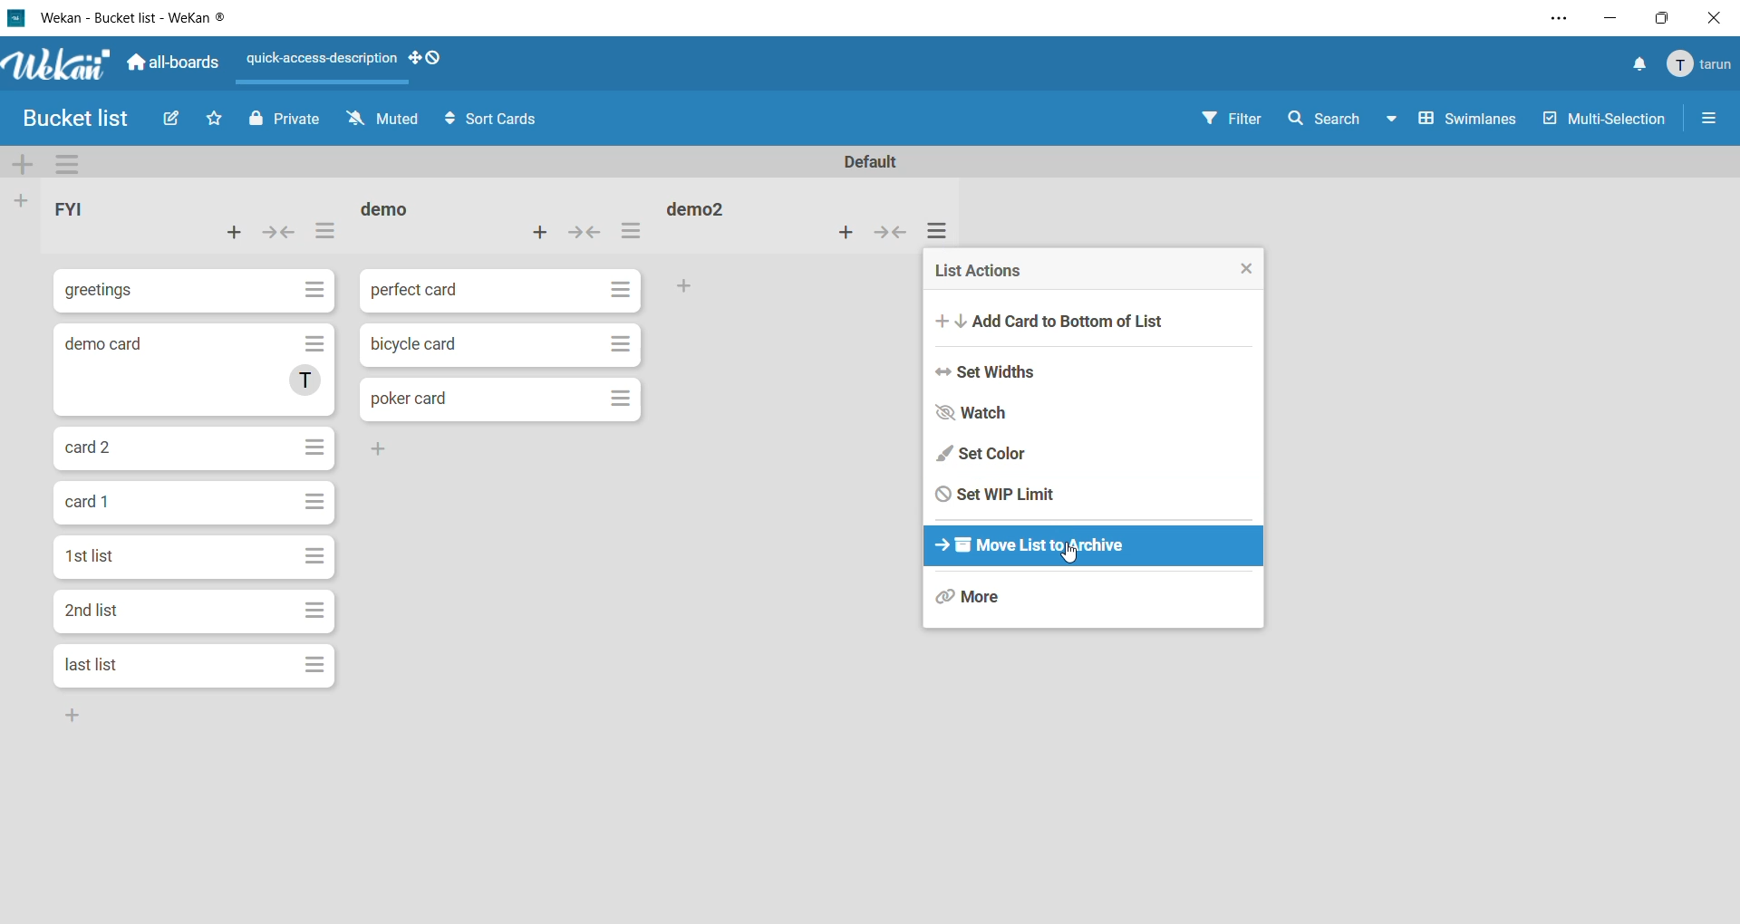 This screenshot has width=1740, height=924. What do you see at coordinates (409, 207) in the screenshot?
I see `list 2 ` at bounding box center [409, 207].